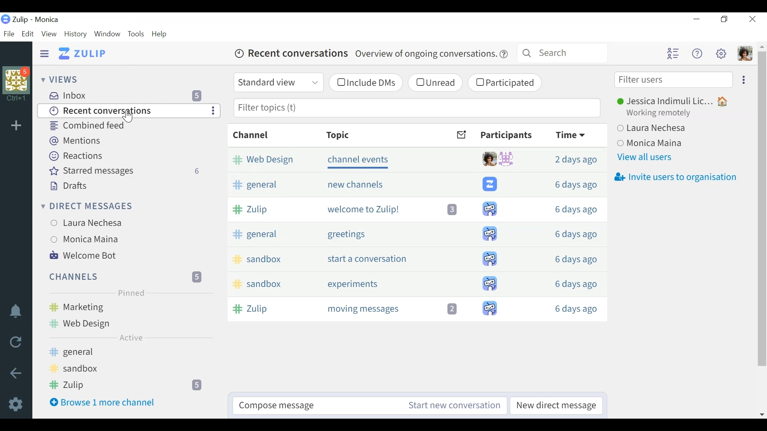 Image resolution: width=767 pixels, height=431 pixels. What do you see at coordinates (696, 20) in the screenshot?
I see `minimize` at bounding box center [696, 20].